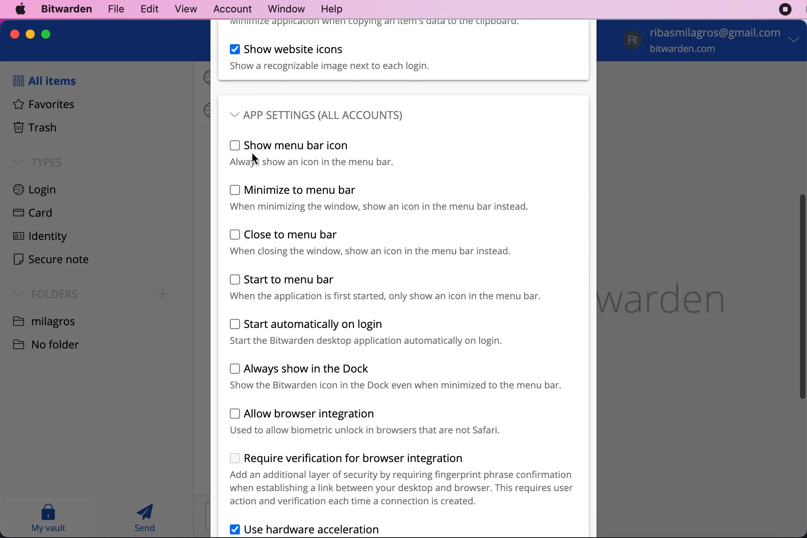 The width and height of the screenshot is (807, 538). What do you see at coordinates (30, 214) in the screenshot?
I see `card` at bounding box center [30, 214].